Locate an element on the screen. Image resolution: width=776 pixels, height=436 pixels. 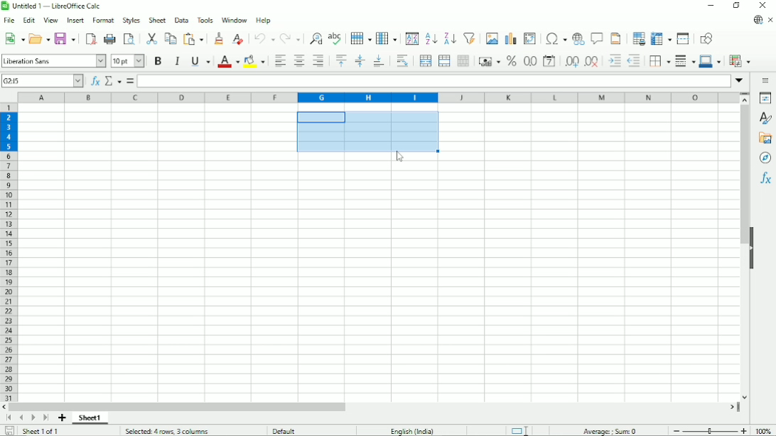
Gallery is located at coordinates (765, 138).